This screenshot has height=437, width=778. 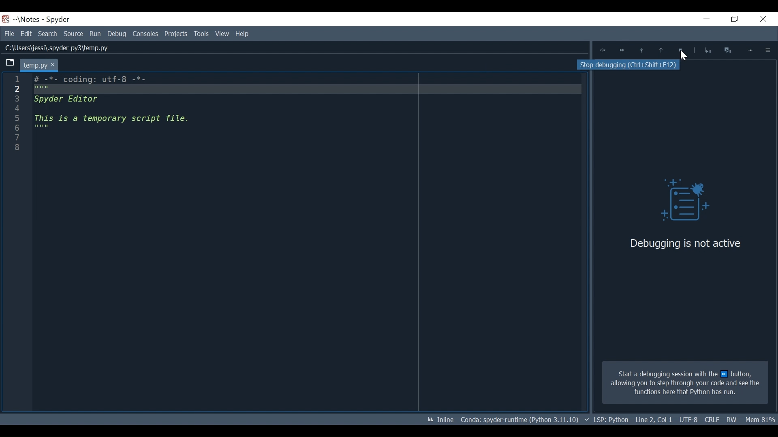 I want to click on File Permission, so click(x=732, y=419).